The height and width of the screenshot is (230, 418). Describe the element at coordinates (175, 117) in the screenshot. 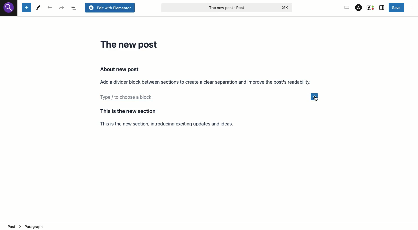

I see `Section 2` at that location.